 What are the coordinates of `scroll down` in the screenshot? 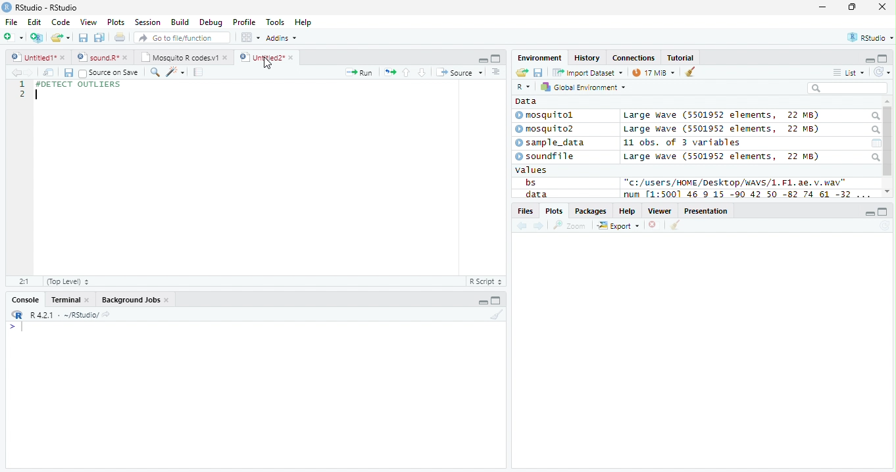 It's located at (887, 191).